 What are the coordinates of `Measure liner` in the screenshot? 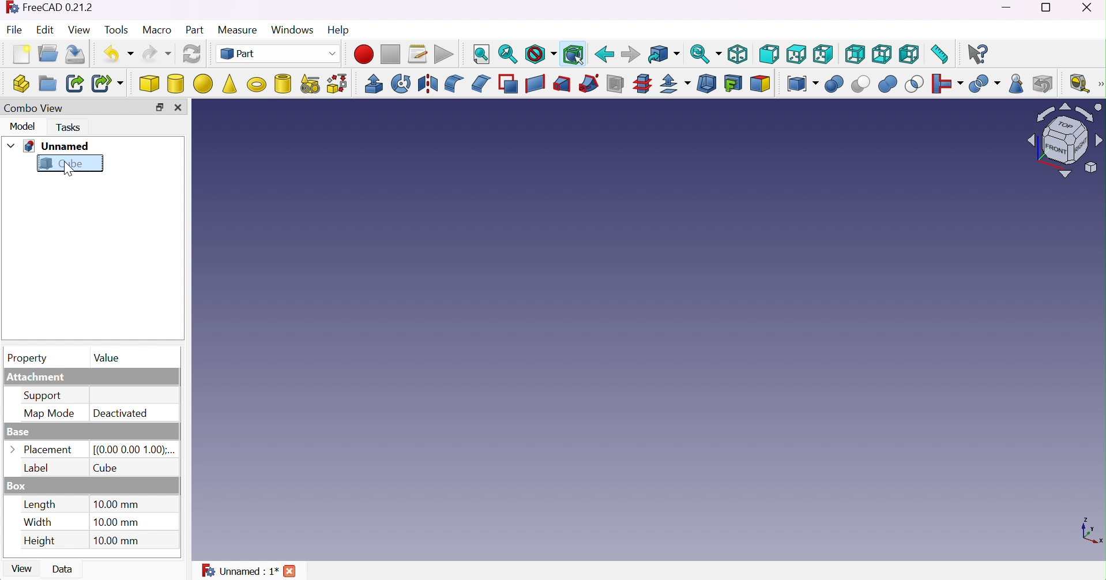 It's located at (1077, 84).